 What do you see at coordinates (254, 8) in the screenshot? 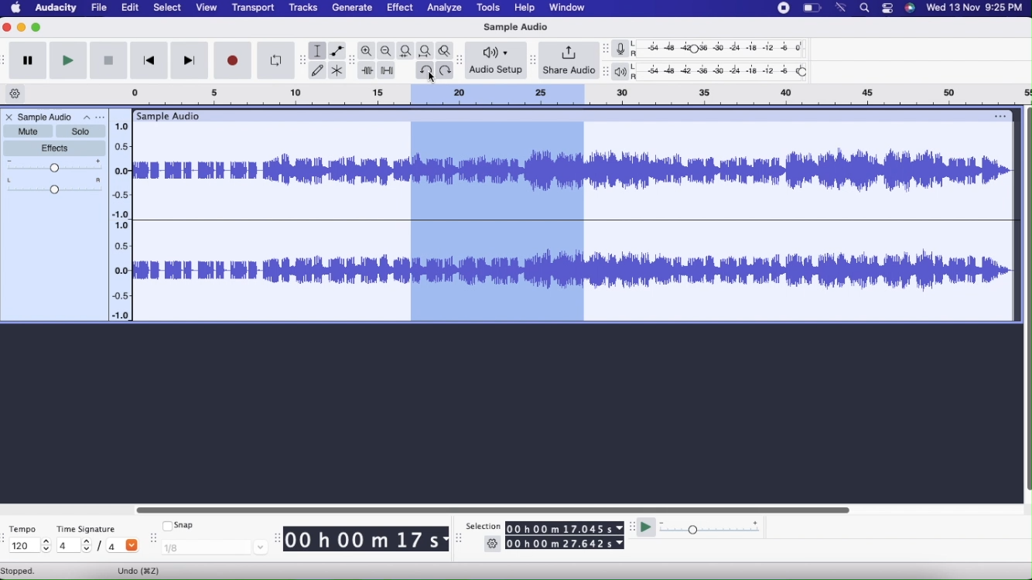
I see `Transport` at bounding box center [254, 8].